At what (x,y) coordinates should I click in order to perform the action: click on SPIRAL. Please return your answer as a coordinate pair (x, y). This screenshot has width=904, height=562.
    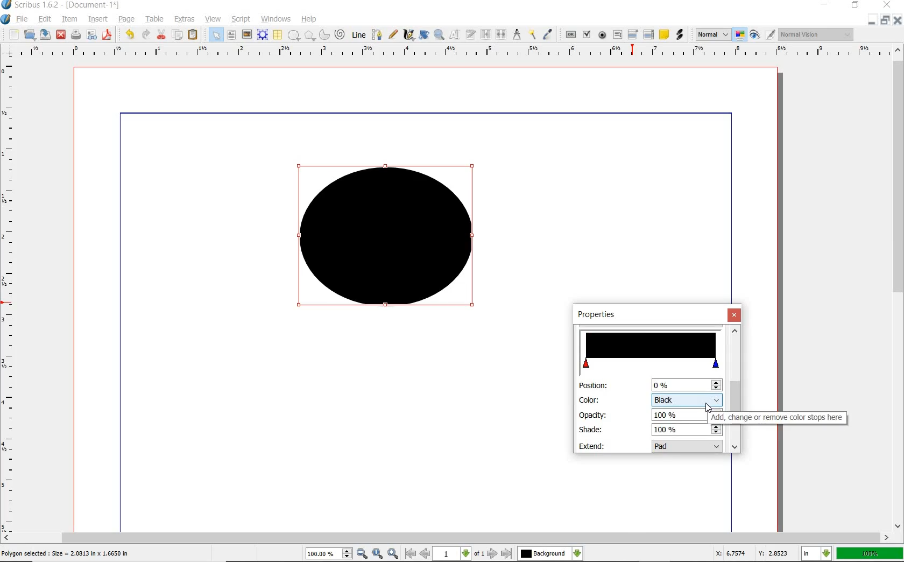
    Looking at the image, I should click on (339, 35).